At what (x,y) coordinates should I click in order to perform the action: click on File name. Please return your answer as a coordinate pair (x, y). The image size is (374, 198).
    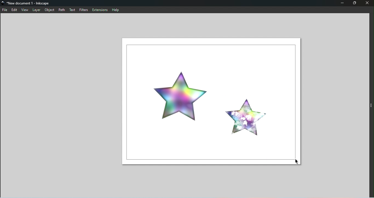
    Looking at the image, I should click on (28, 3).